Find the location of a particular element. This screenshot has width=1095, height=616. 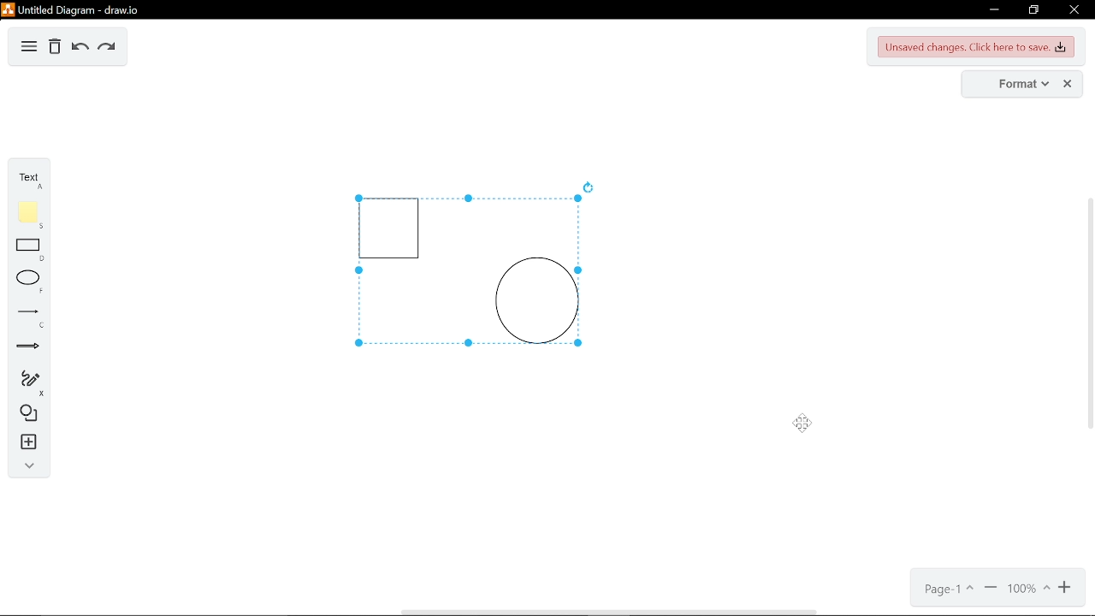

close is located at coordinates (1073, 9).